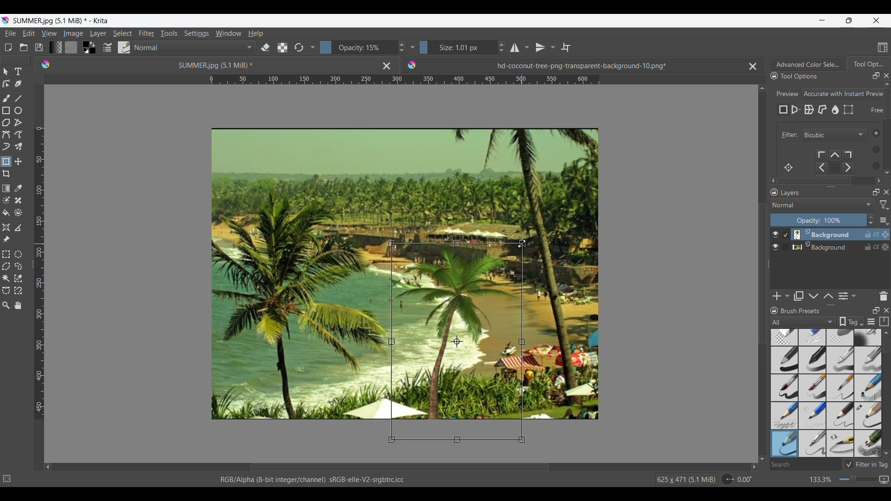  Describe the element at coordinates (146, 33) in the screenshot. I see `Filter` at that location.